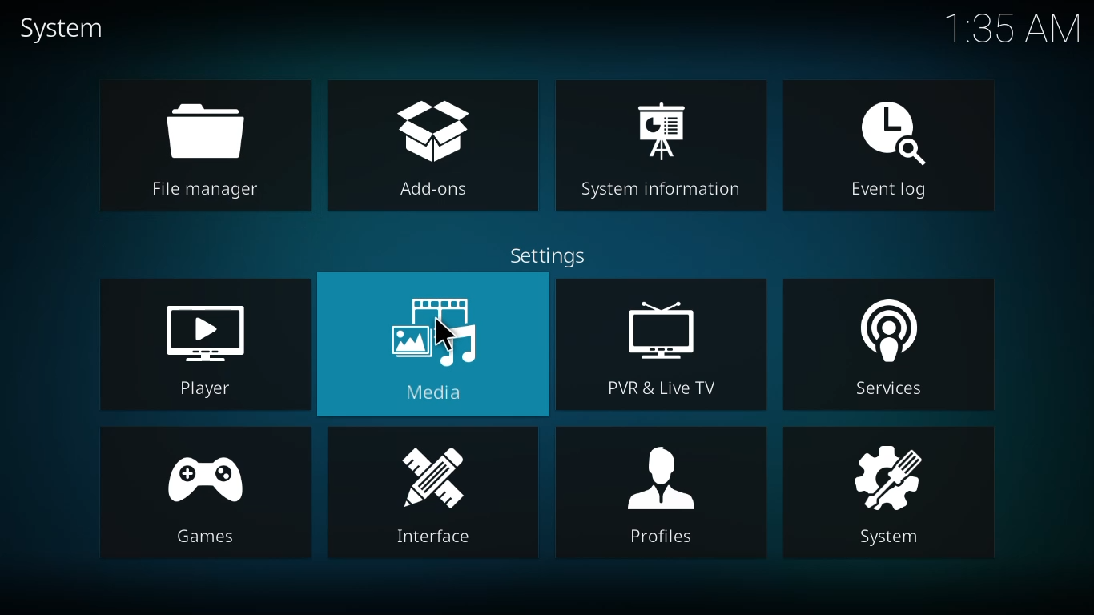 The image size is (1094, 615). What do you see at coordinates (204, 144) in the screenshot?
I see `file manager` at bounding box center [204, 144].